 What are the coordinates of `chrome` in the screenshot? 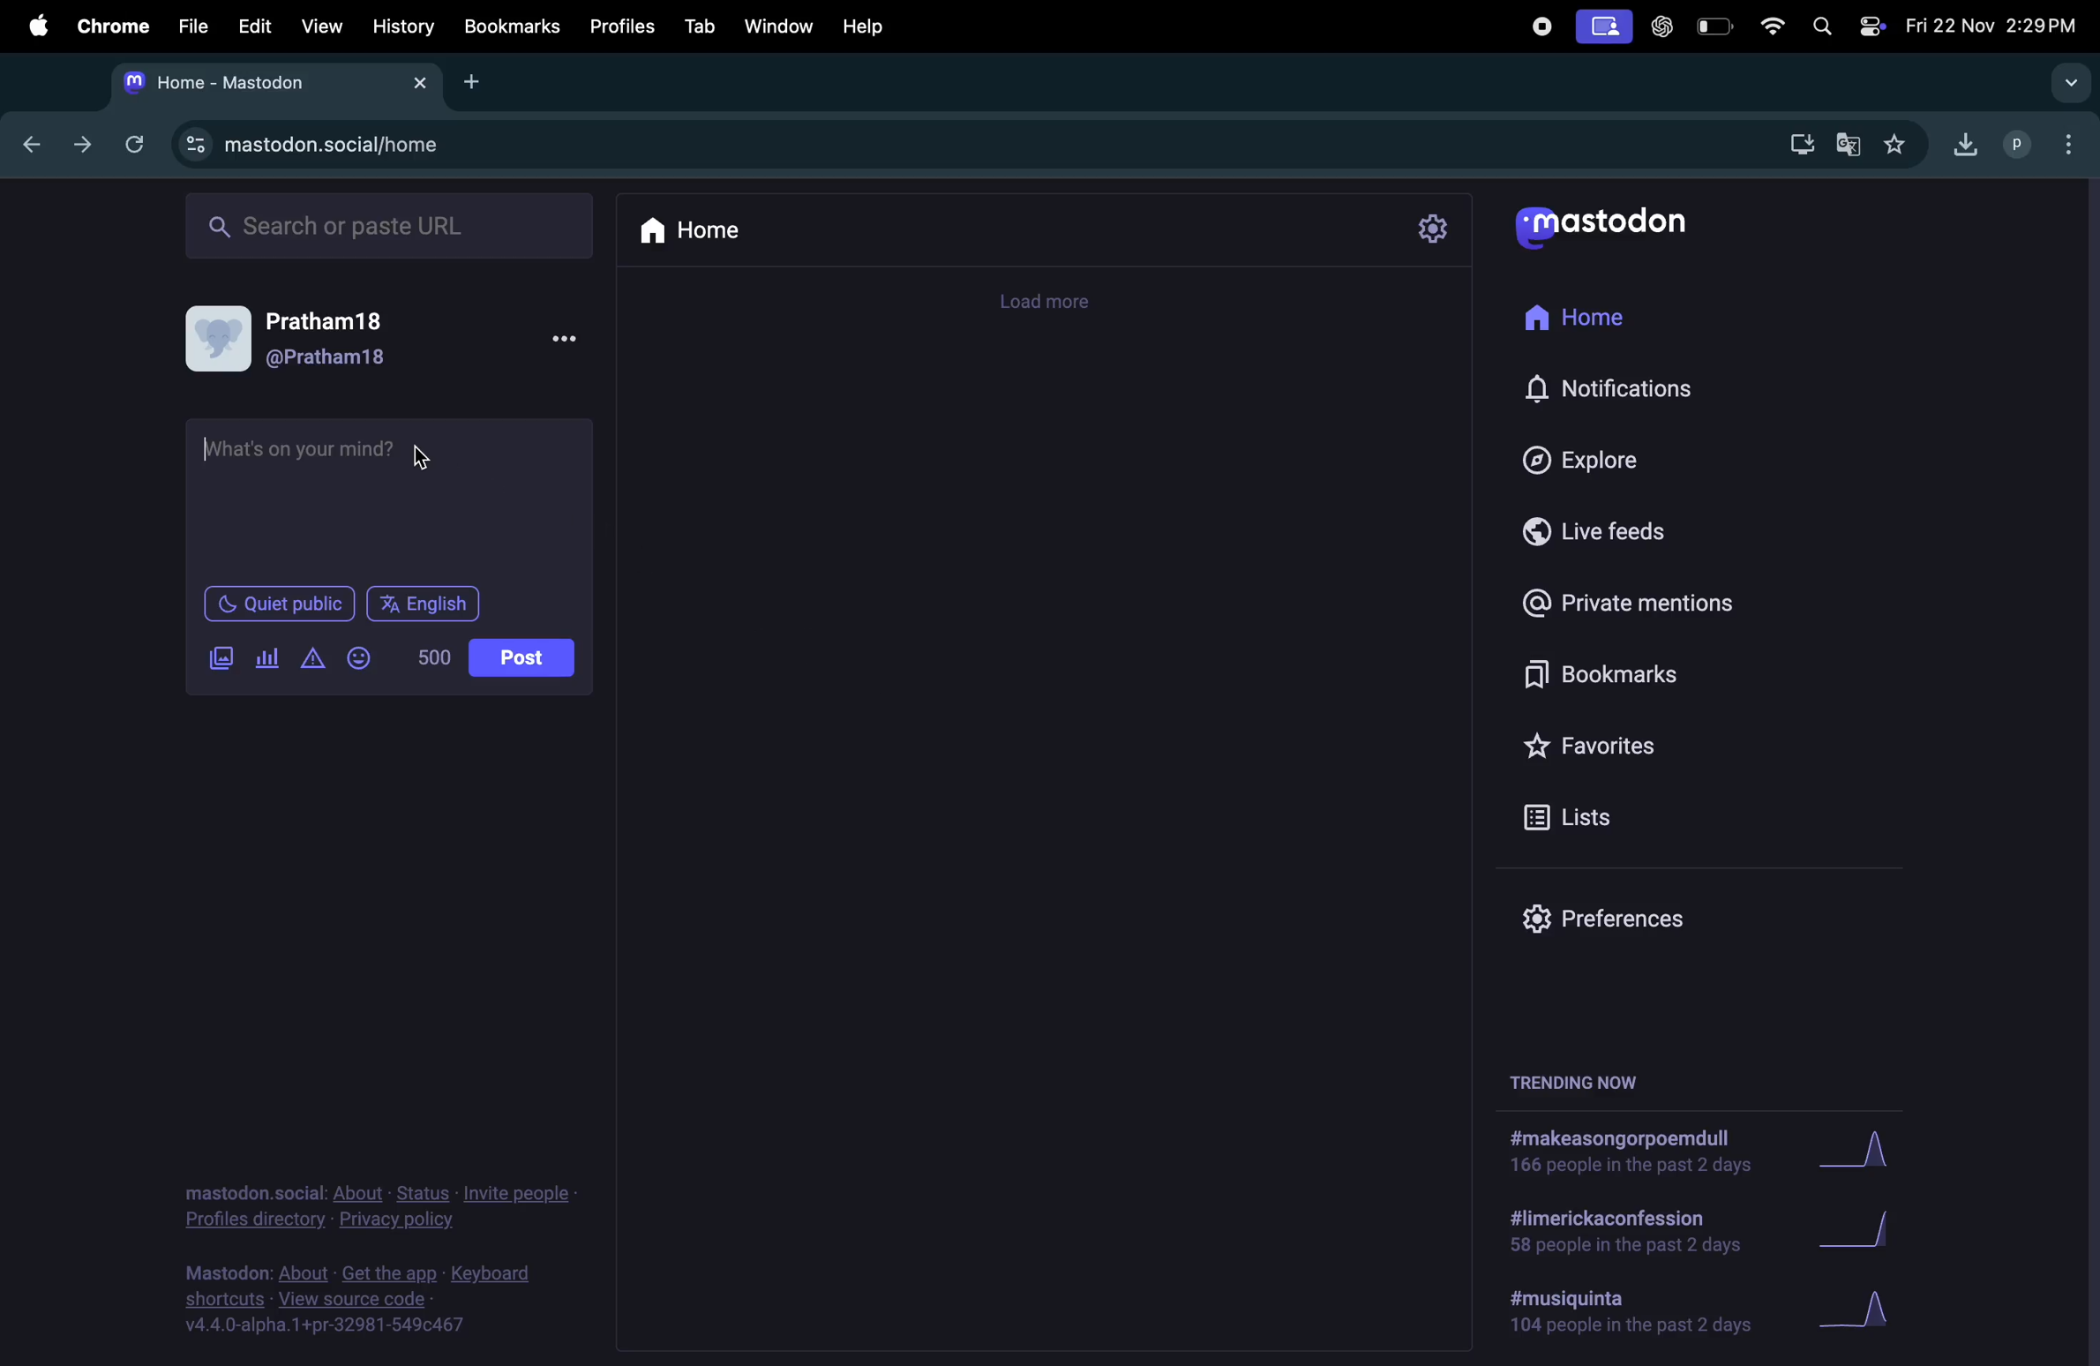 It's located at (107, 25).